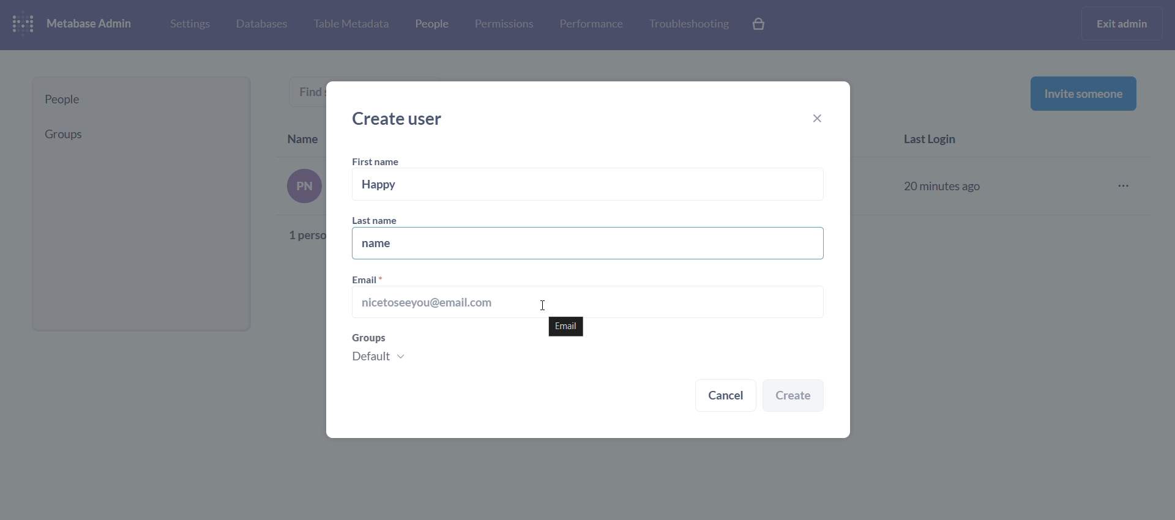 The image size is (1175, 520). Describe the element at coordinates (403, 119) in the screenshot. I see `create user` at that location.